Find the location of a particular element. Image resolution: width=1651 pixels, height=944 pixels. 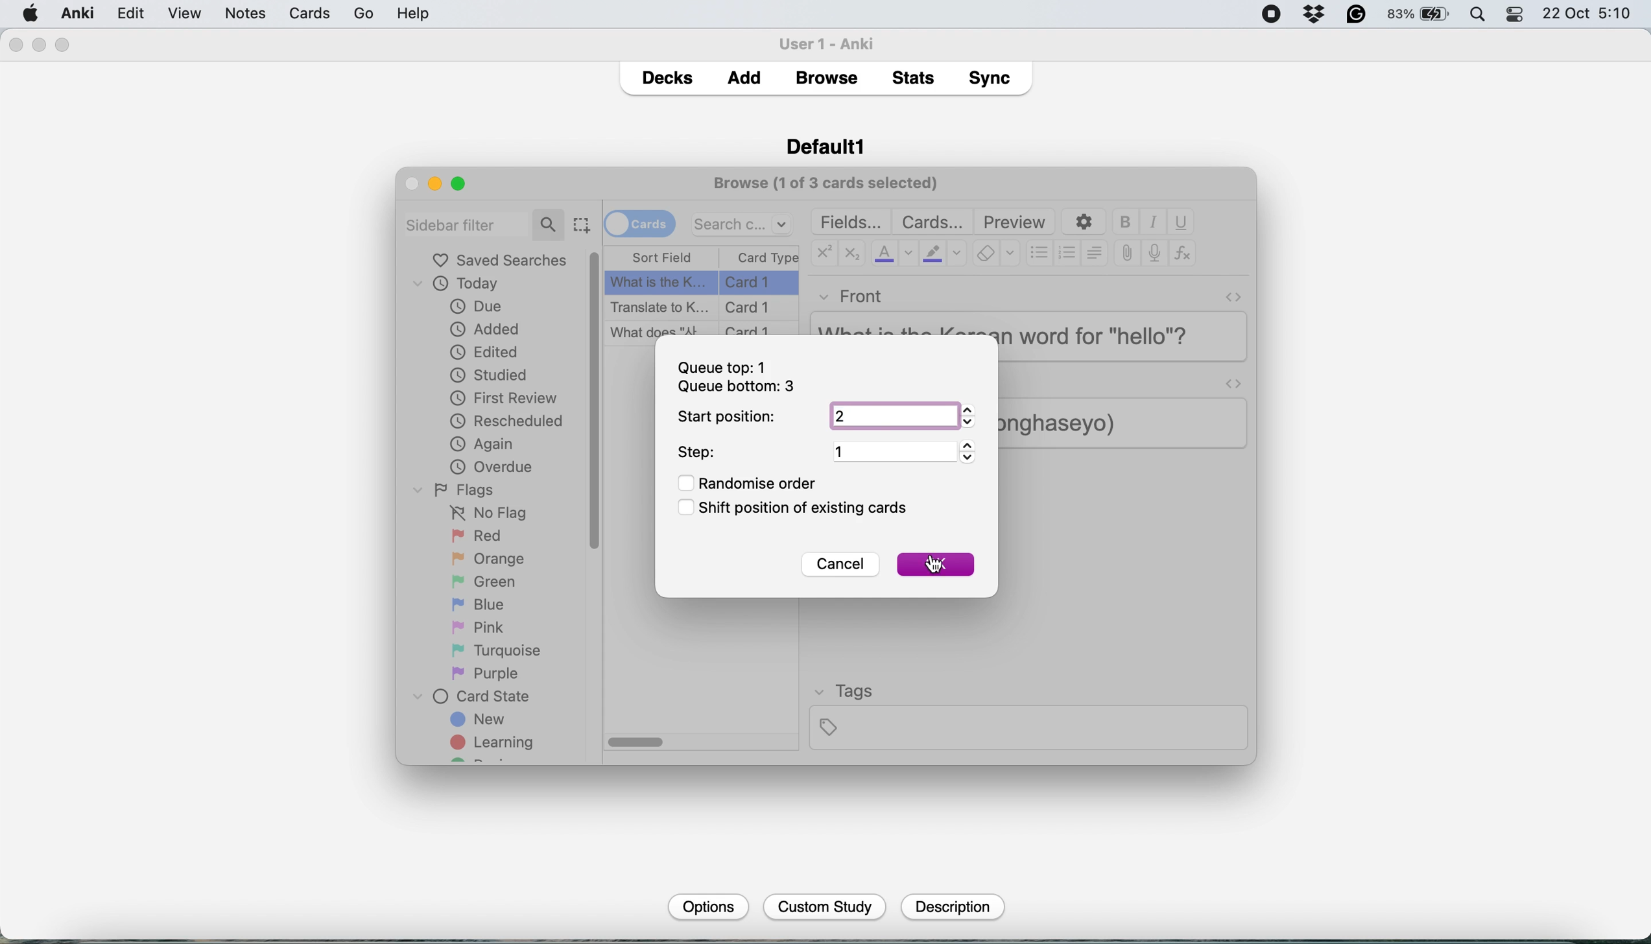

help is located at coordinates (350, 13).